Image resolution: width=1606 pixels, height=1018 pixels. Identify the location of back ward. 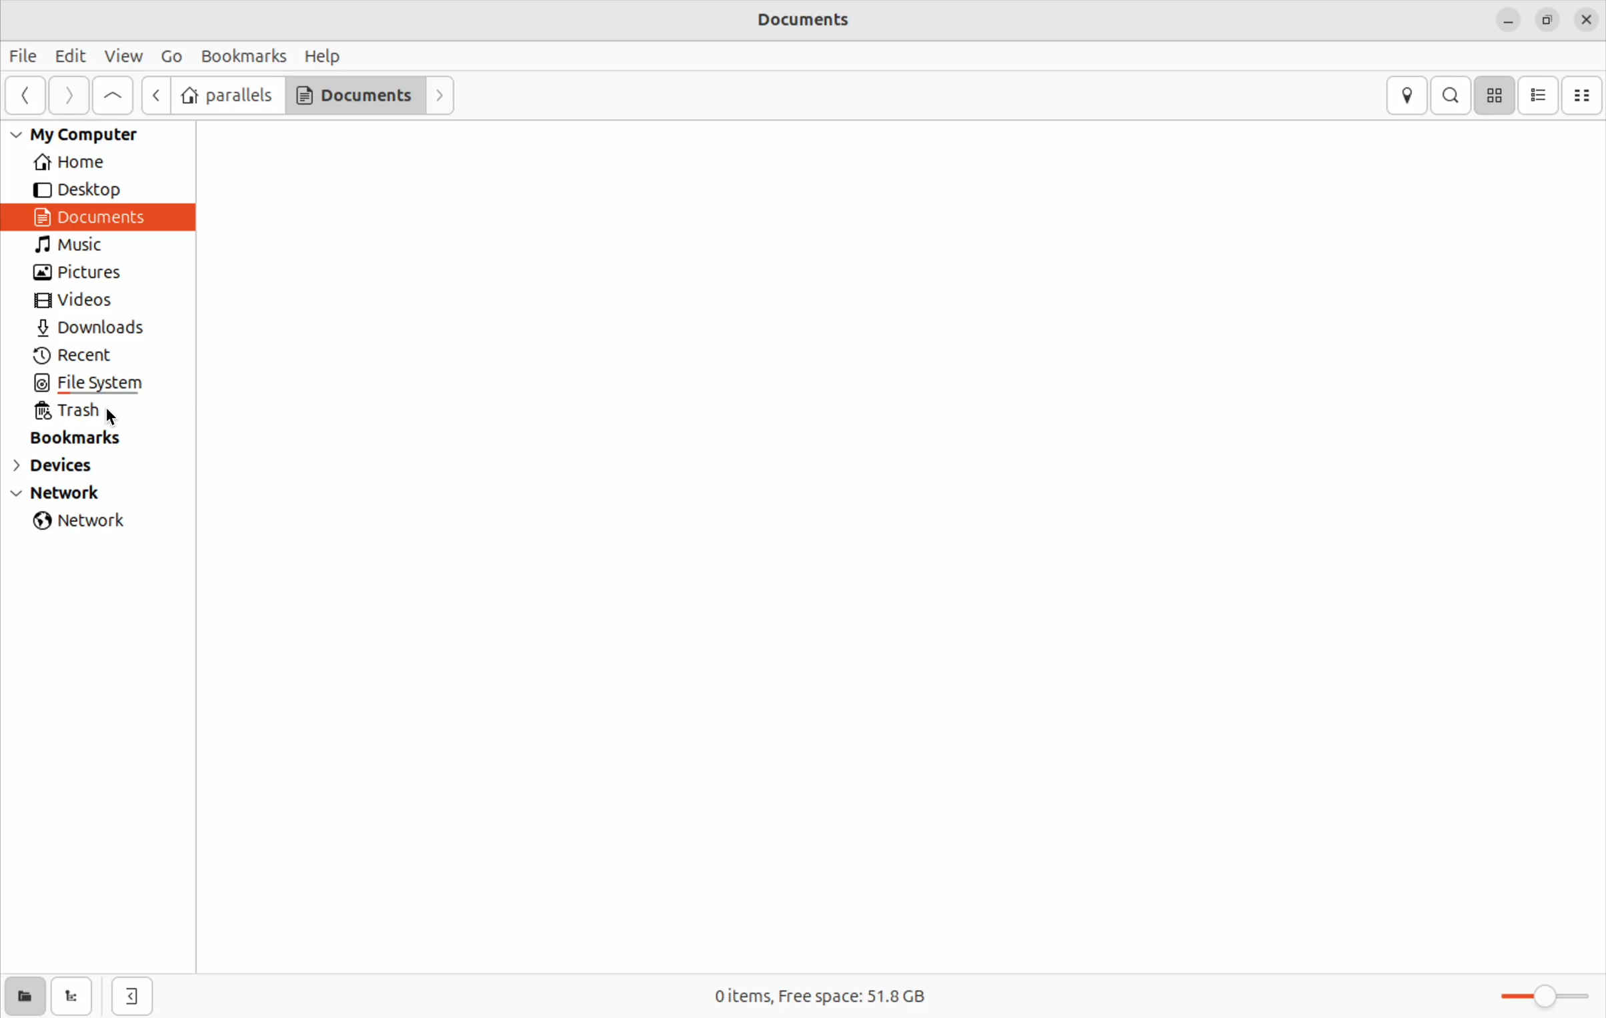
(27, 97).